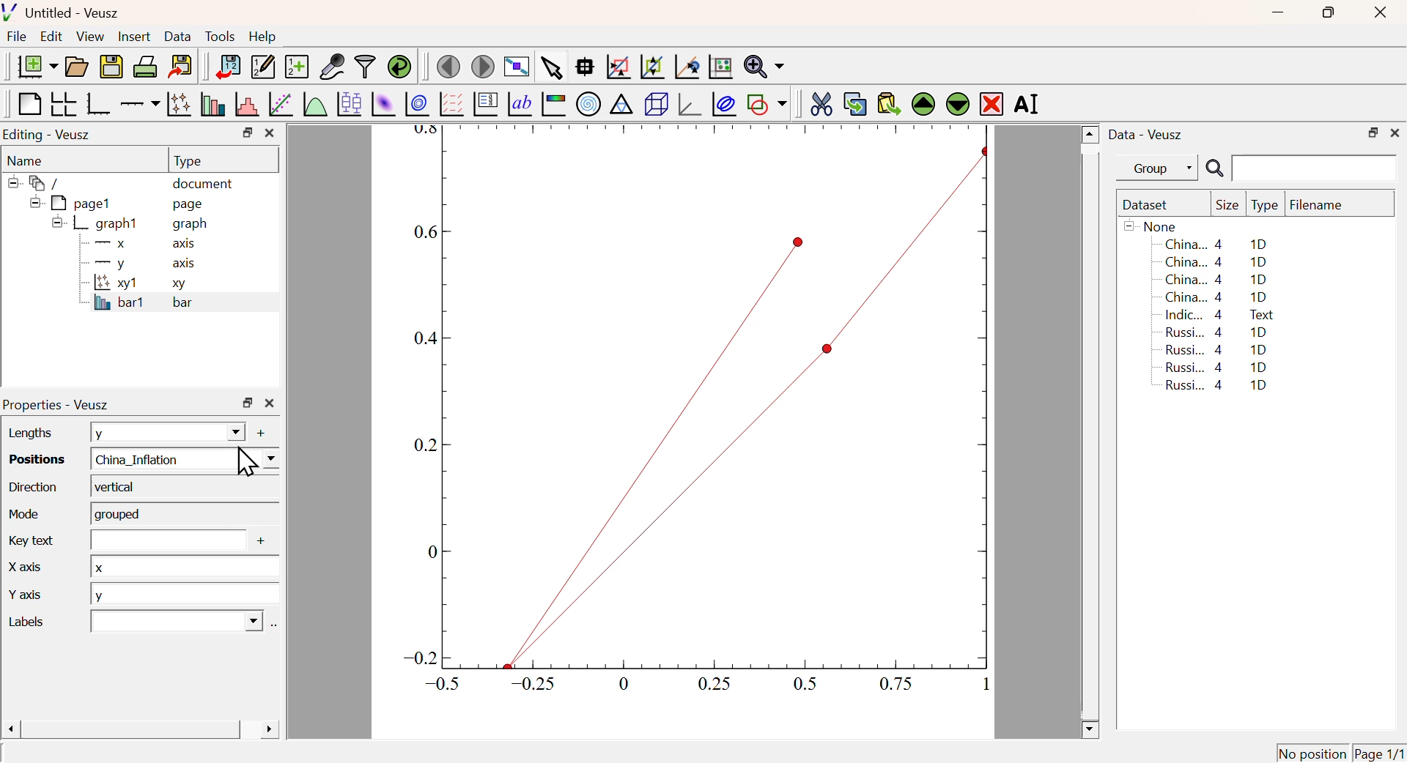  I want to click on Reload linked dataset, so click(399, 65).